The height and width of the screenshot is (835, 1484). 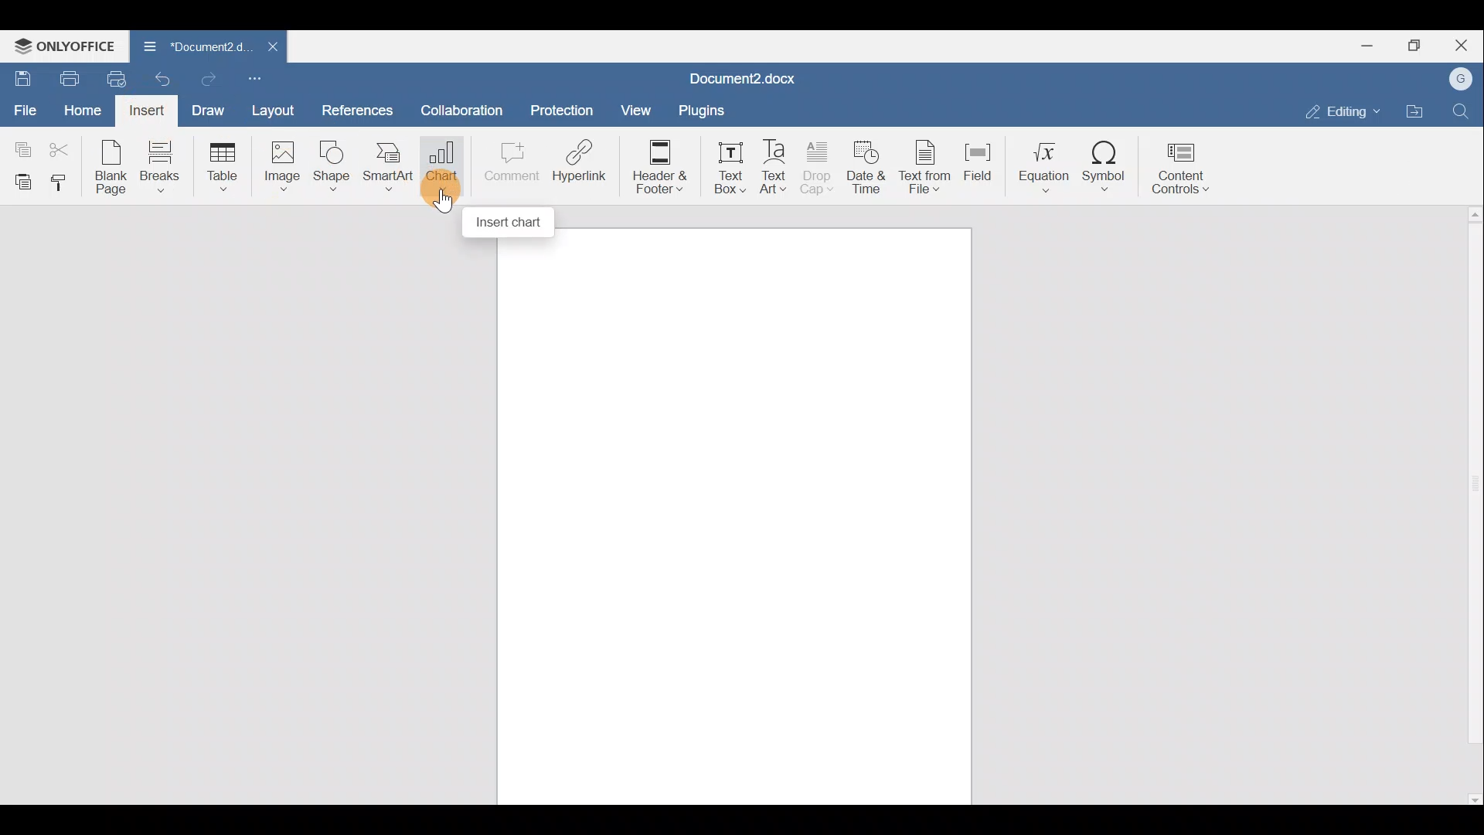 What do you see at coordinates (187, 46) in the screenshot?
I see `Document name` at bounding box center [187, 46].